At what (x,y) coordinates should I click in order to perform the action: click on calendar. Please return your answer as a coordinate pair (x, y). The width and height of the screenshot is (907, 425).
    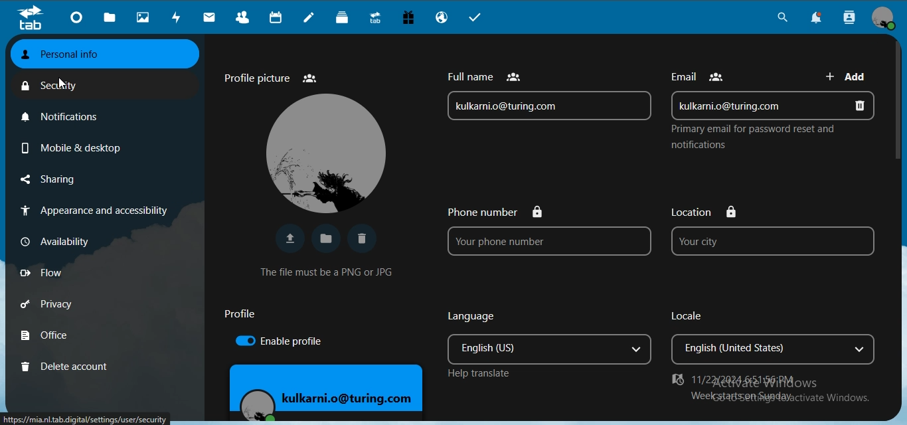
    Looking at the image, I should click on (274, 18).